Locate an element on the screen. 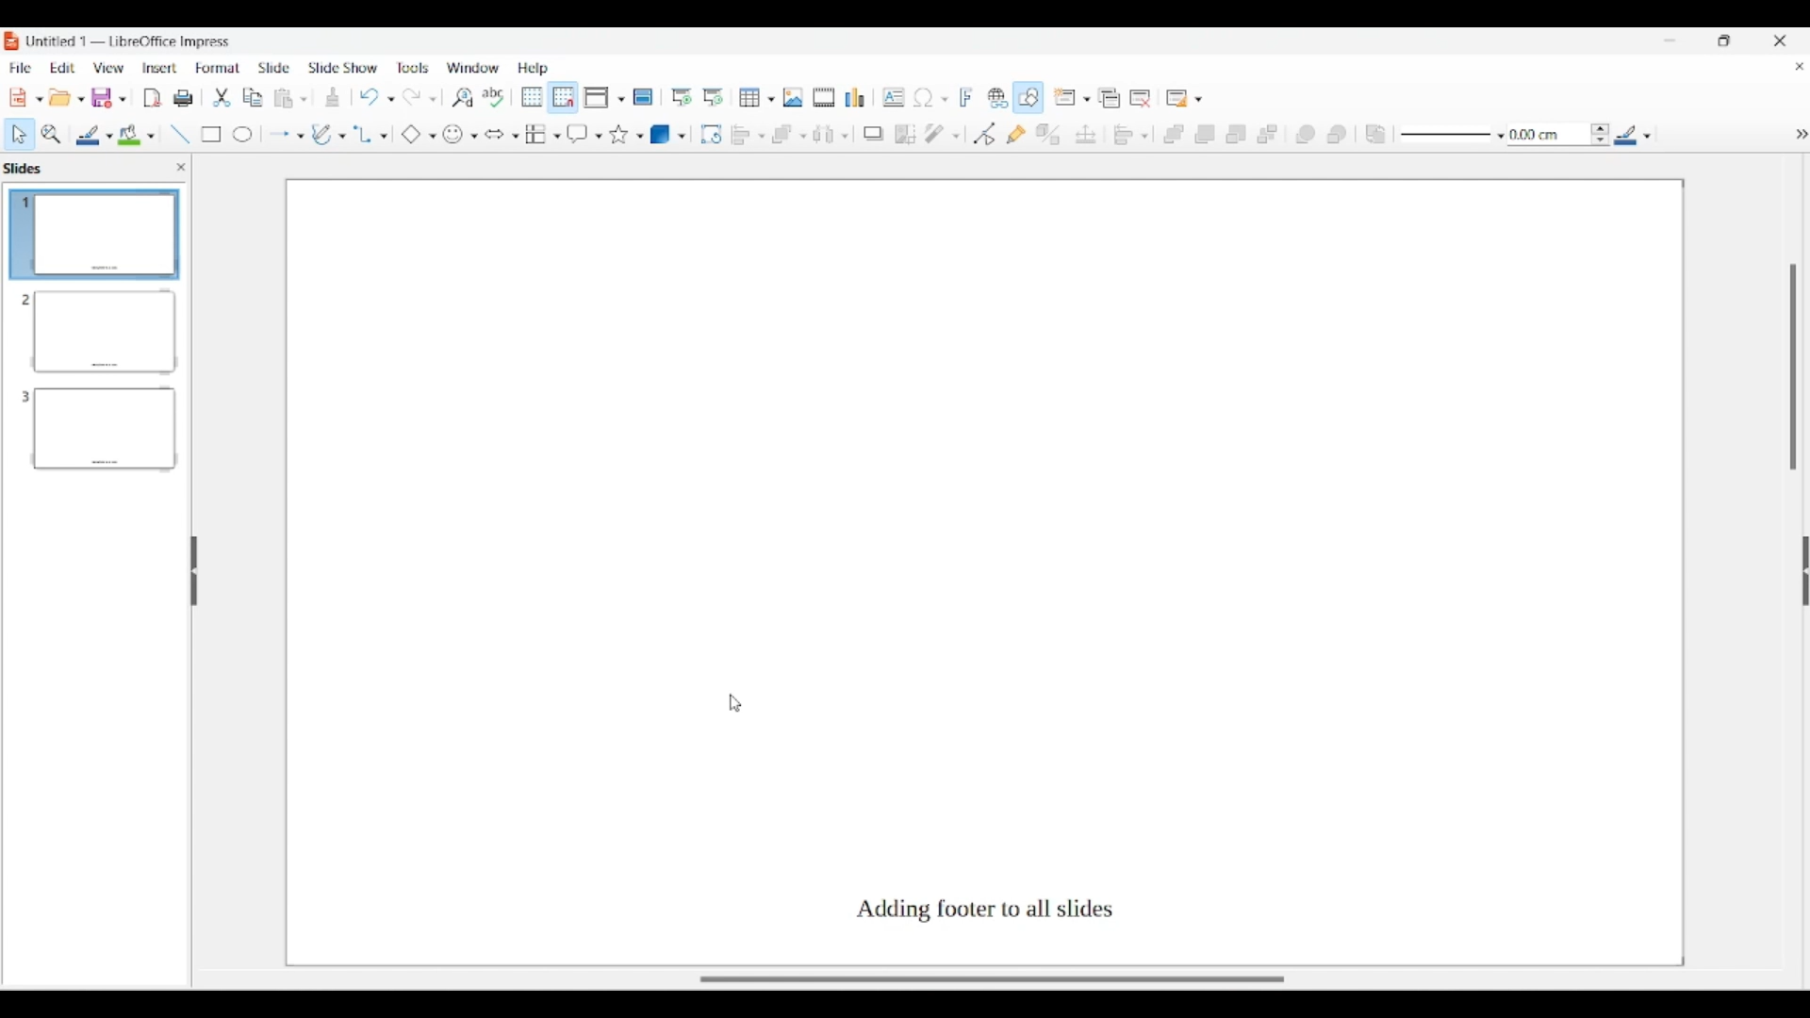 The width and height of the screenshot is (1810, 1018). Edit menu is located at coordinates (63, 68).